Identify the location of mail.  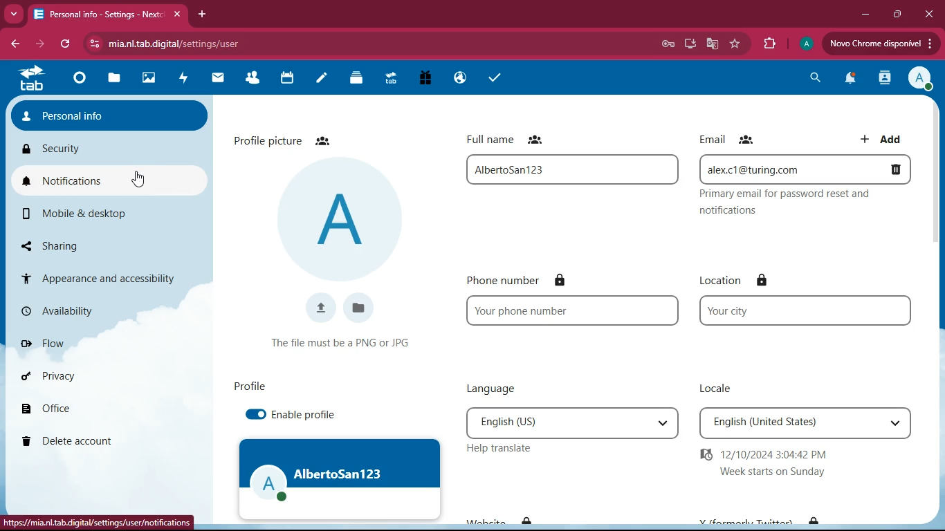
(220, 82).